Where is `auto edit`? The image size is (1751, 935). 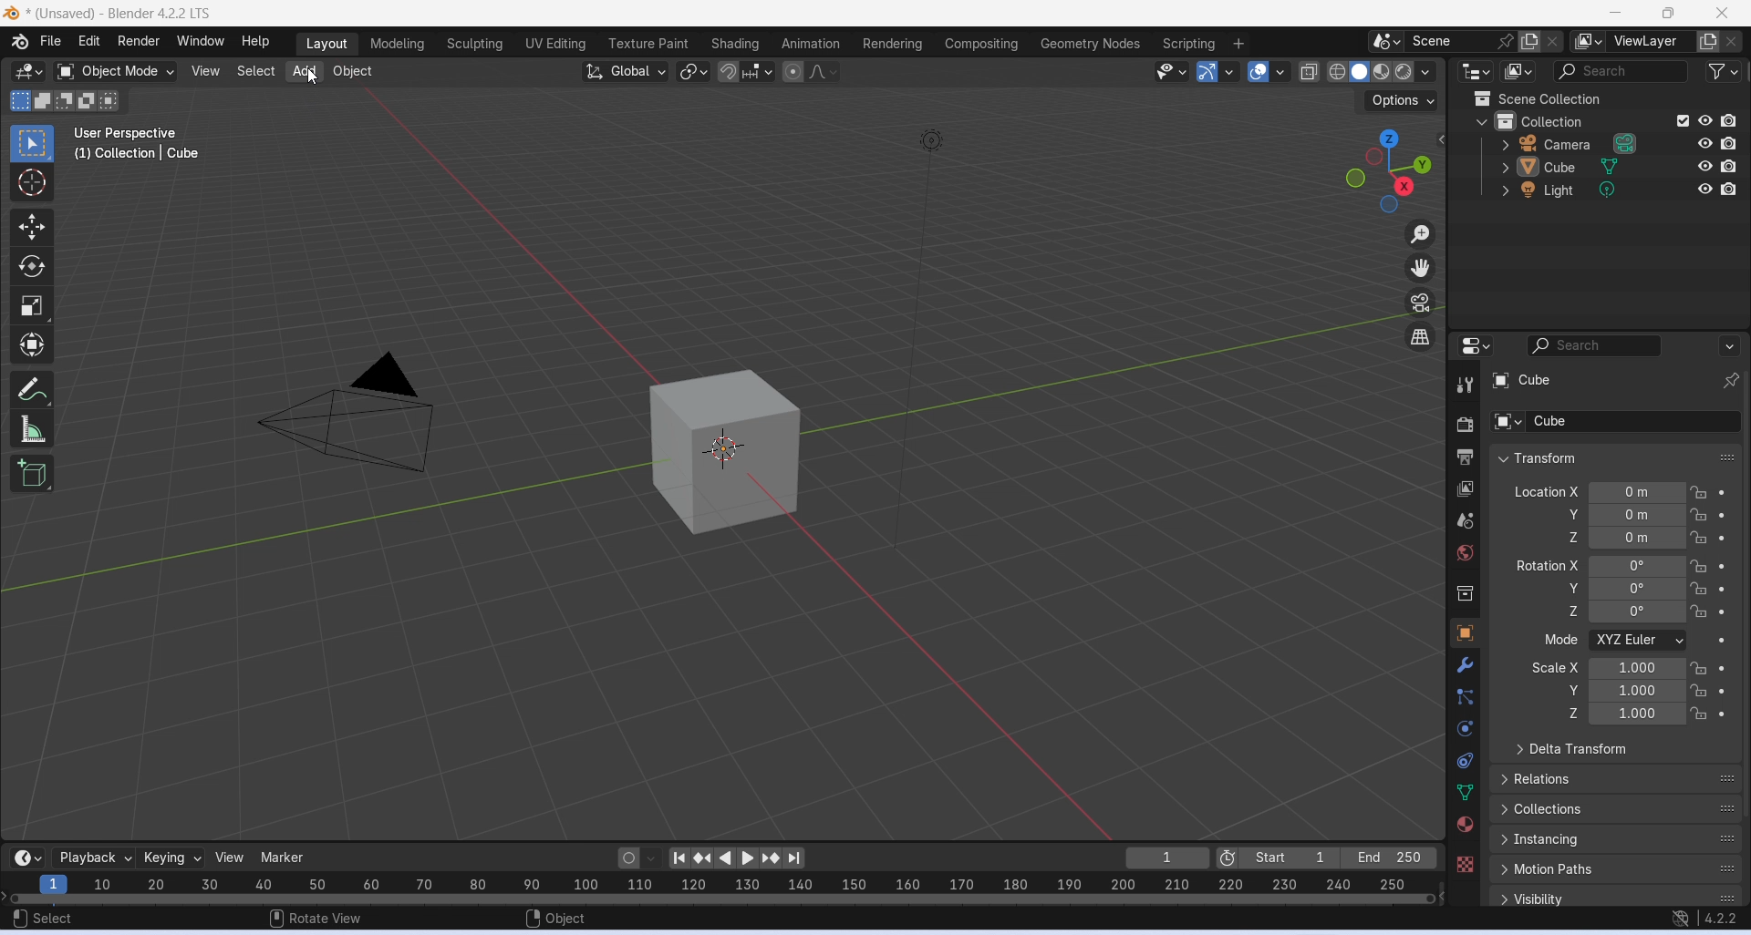
auto edit is located at coordinates (639, 857).